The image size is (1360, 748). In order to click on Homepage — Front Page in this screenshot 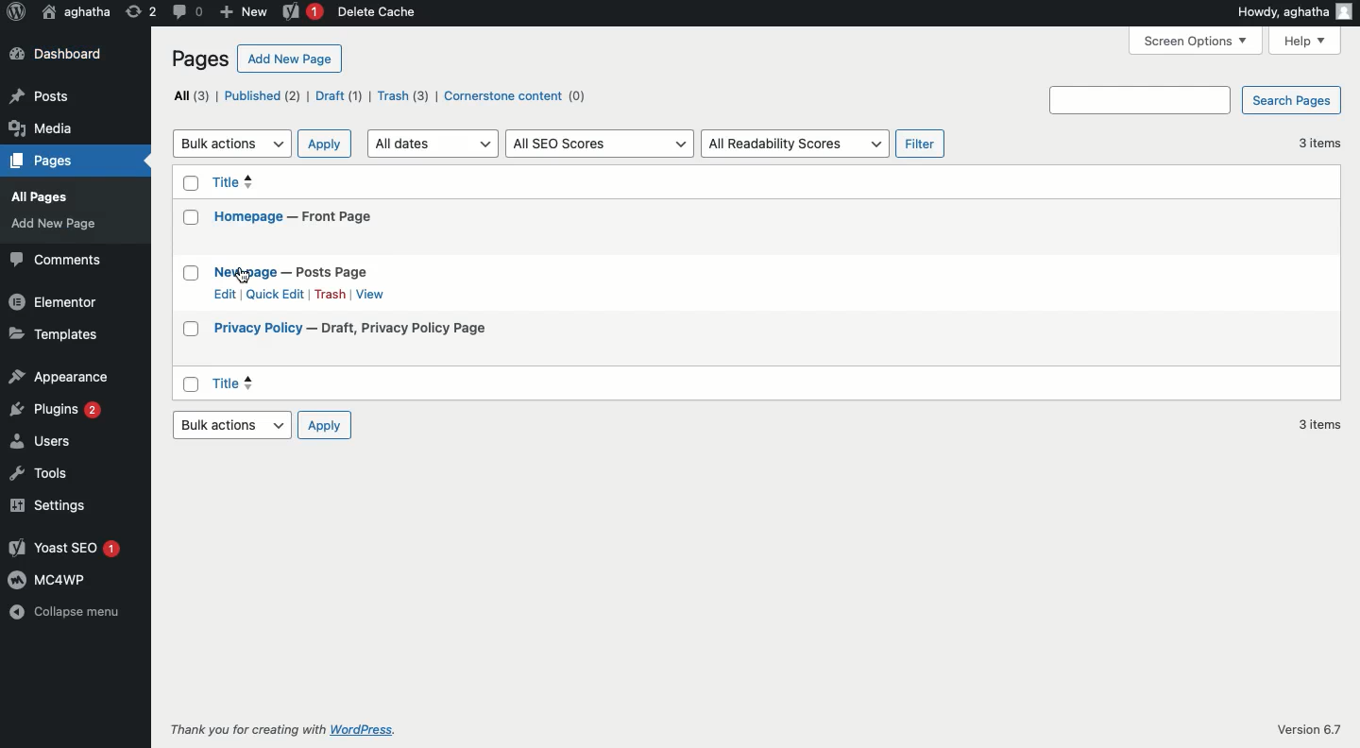, I will do `click(297, 216)`.